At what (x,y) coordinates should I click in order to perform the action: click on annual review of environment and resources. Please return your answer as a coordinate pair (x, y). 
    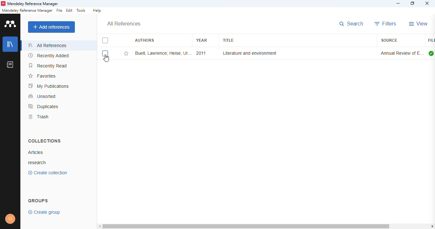
    Looking at the image, I should click on (402, 53).